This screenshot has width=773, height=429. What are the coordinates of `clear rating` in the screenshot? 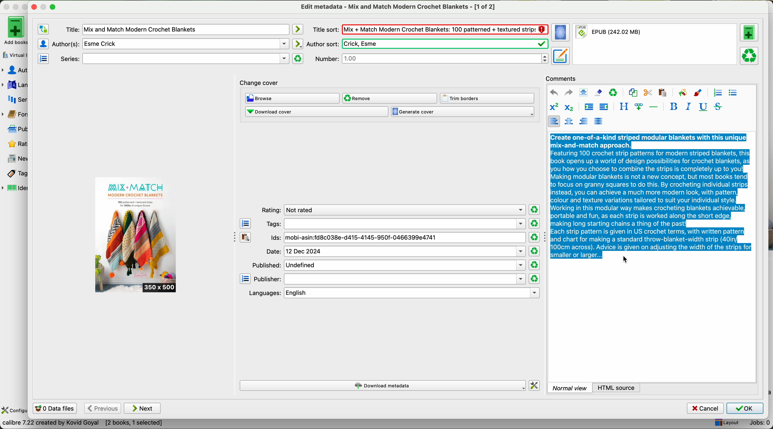 It's located at (534, 251).